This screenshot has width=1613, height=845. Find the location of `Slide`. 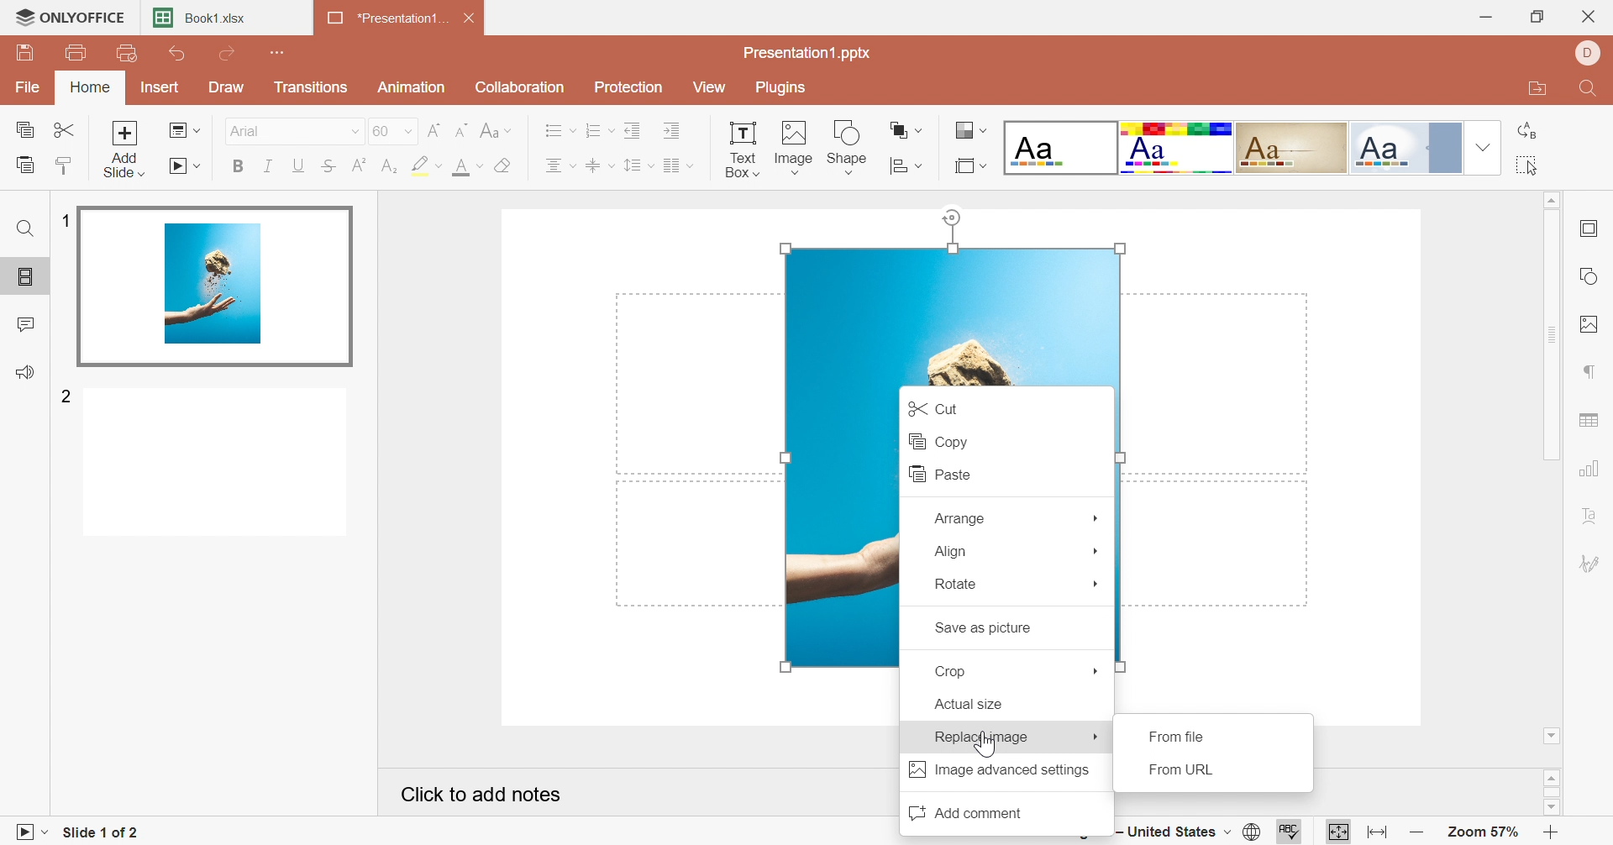

Slide is located at coordinates (218, 282).